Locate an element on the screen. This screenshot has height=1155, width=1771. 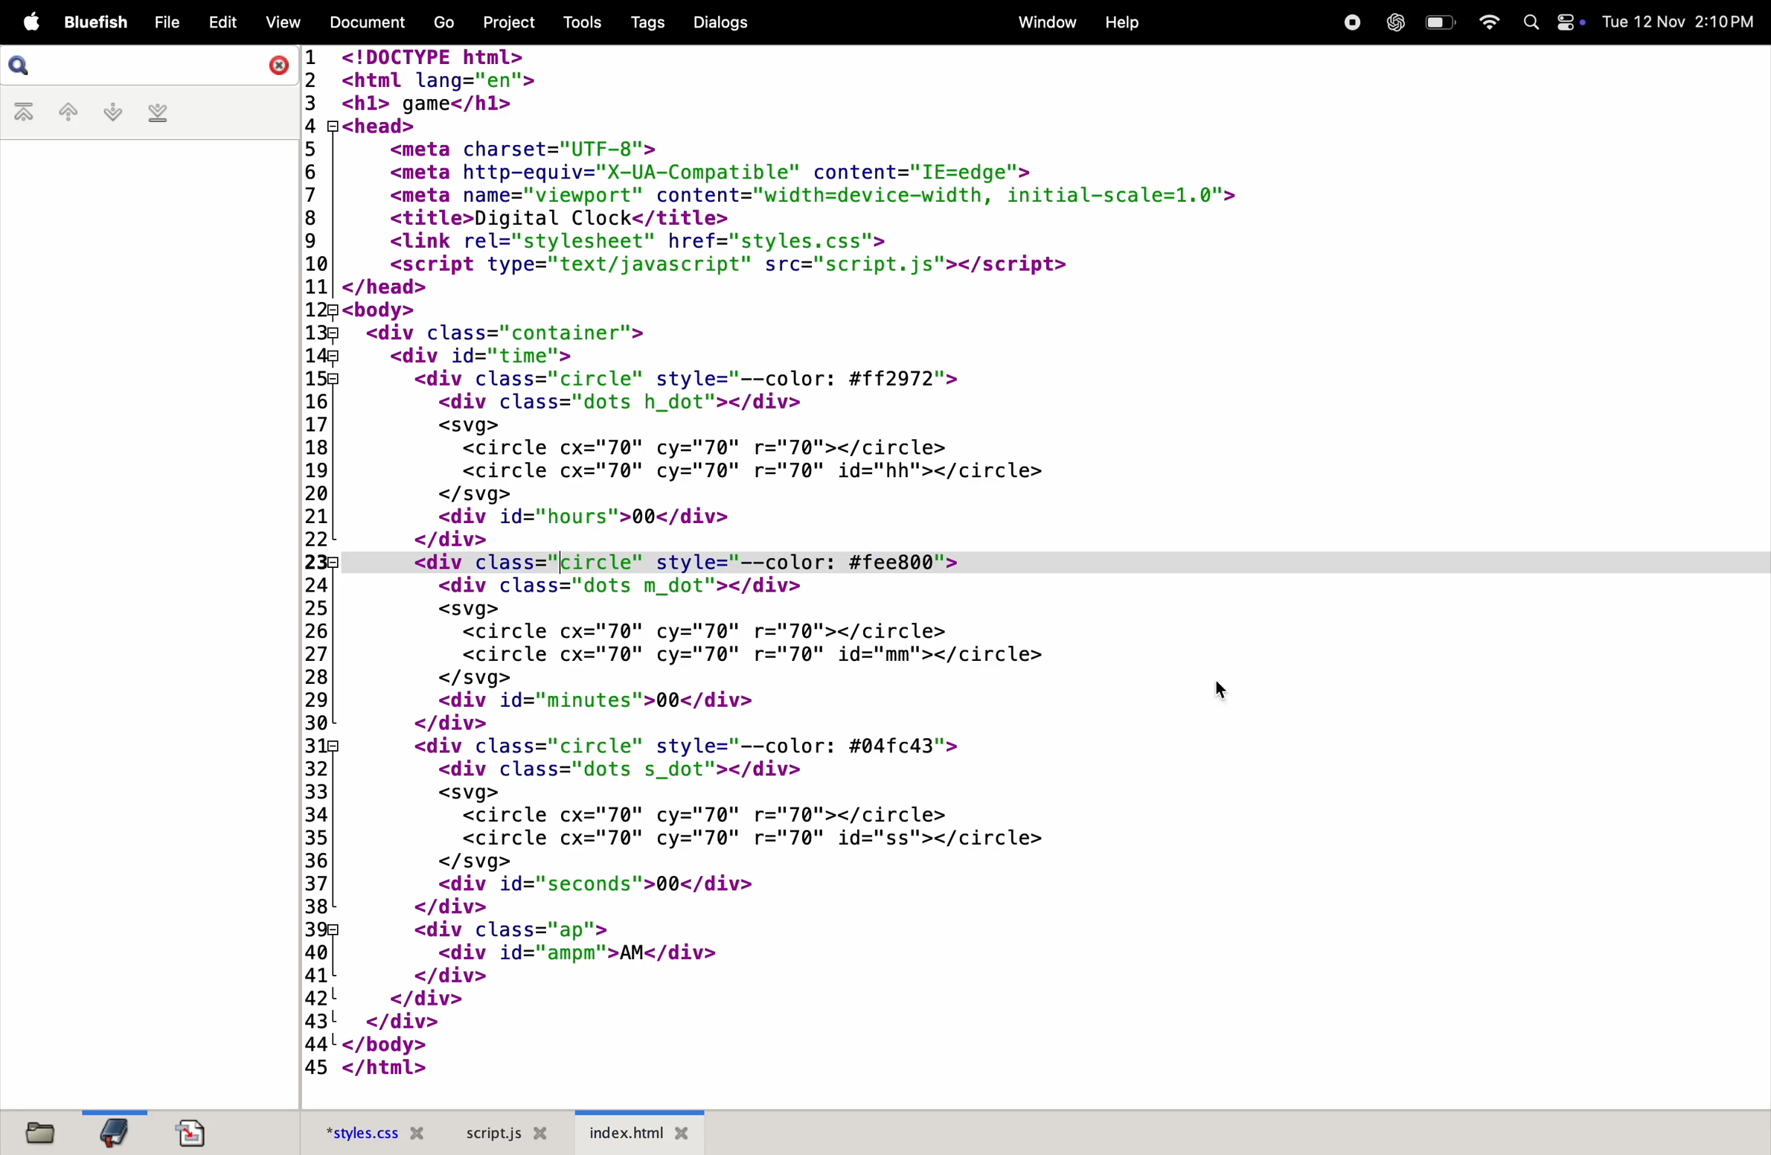
code block is located at coordinates (741, 831).